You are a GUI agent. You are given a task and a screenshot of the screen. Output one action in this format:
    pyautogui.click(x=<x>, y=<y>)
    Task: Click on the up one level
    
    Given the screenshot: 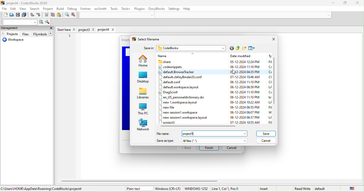 What is the action you would take?
    pyautogui.click(x=237, y=48)
    